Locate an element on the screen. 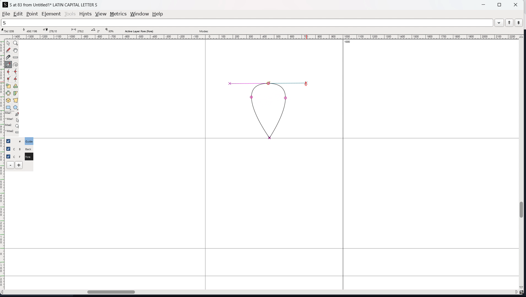  C B Back is located at coordinates (28, 148).